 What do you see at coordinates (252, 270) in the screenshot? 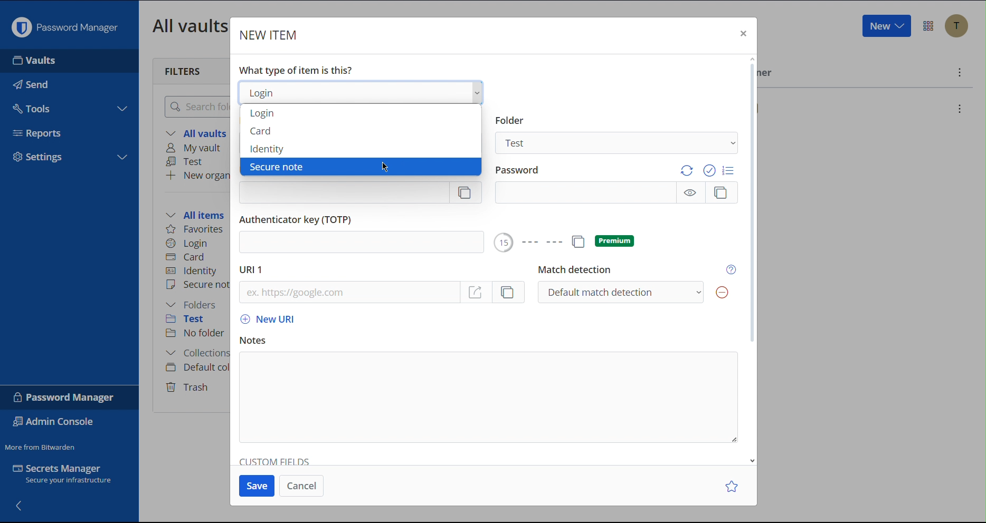
I see `URL 1` at bounding box center [252, 270].